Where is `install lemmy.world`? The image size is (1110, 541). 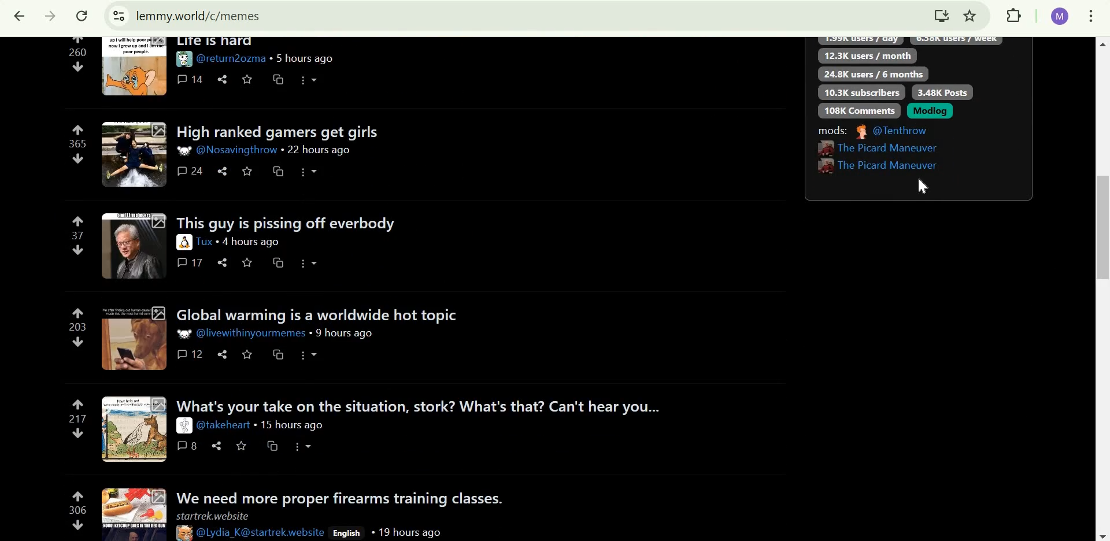
install lemmy.world is located at coordinates (941, 16).